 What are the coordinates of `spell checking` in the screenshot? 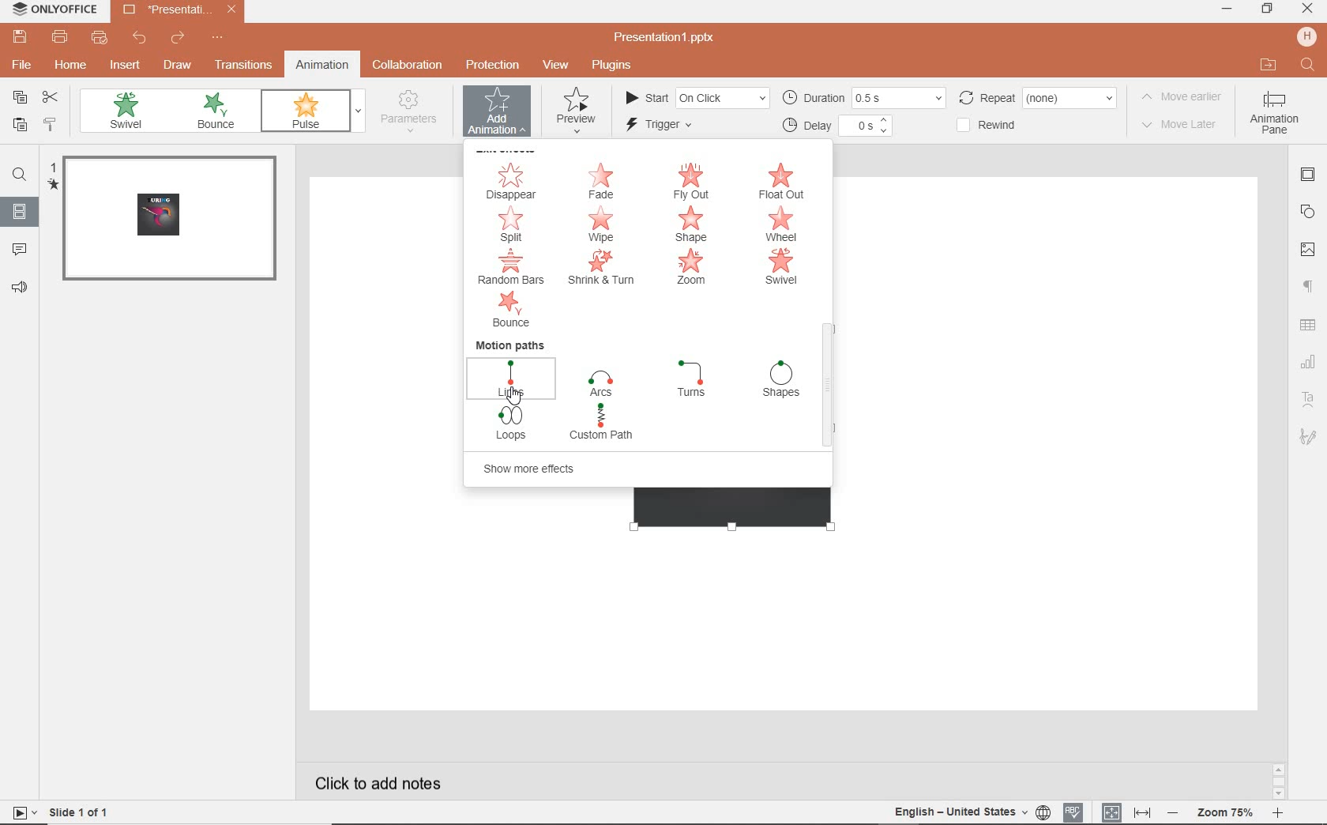 It's located at (1073, 812).